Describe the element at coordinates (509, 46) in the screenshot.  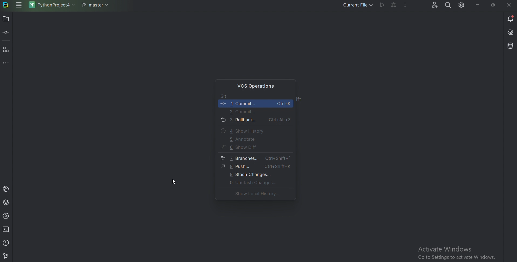
I see `Database` at that location.